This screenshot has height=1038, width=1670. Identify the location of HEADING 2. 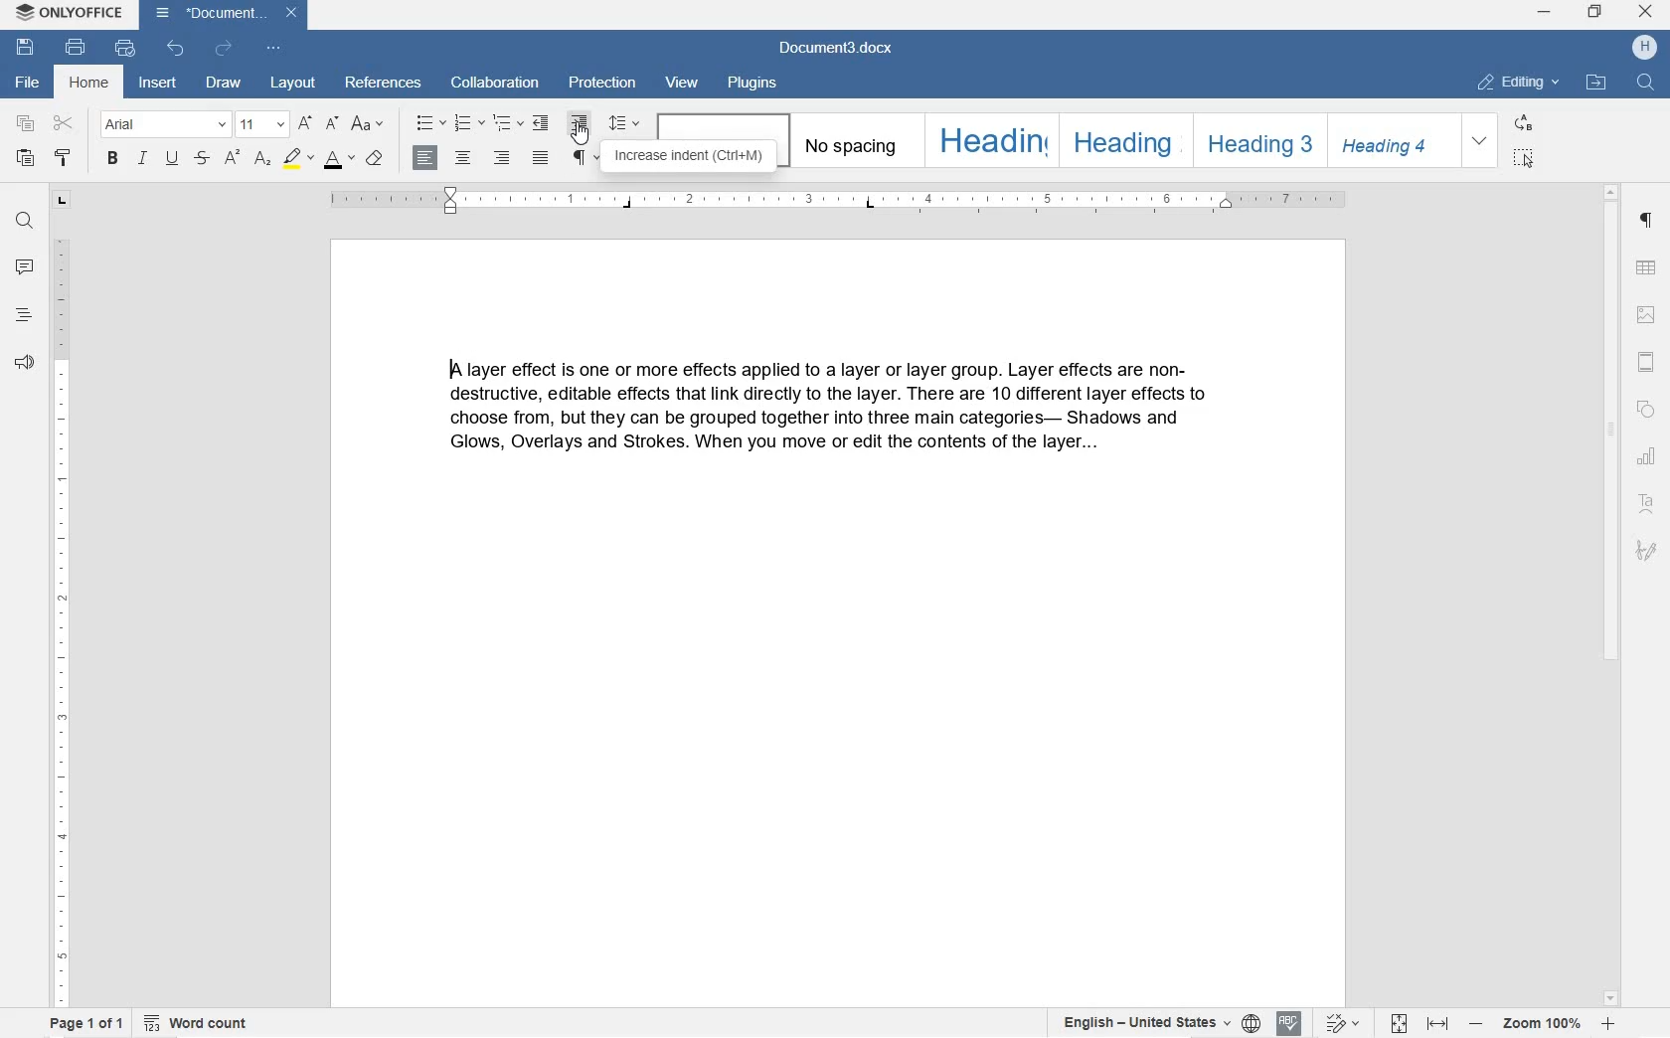
(1124, 141).